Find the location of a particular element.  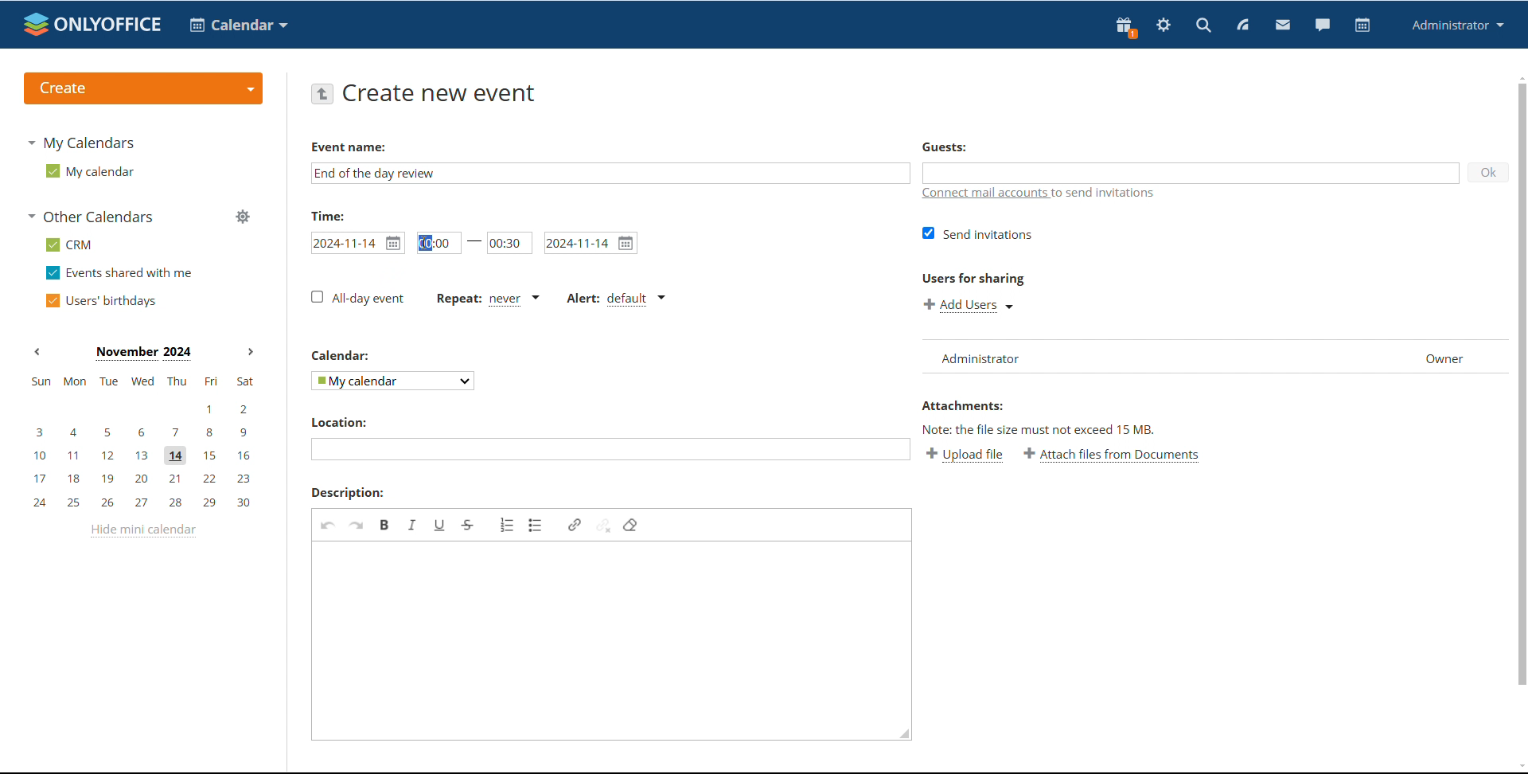

go back is located at coordinates (322, 92).